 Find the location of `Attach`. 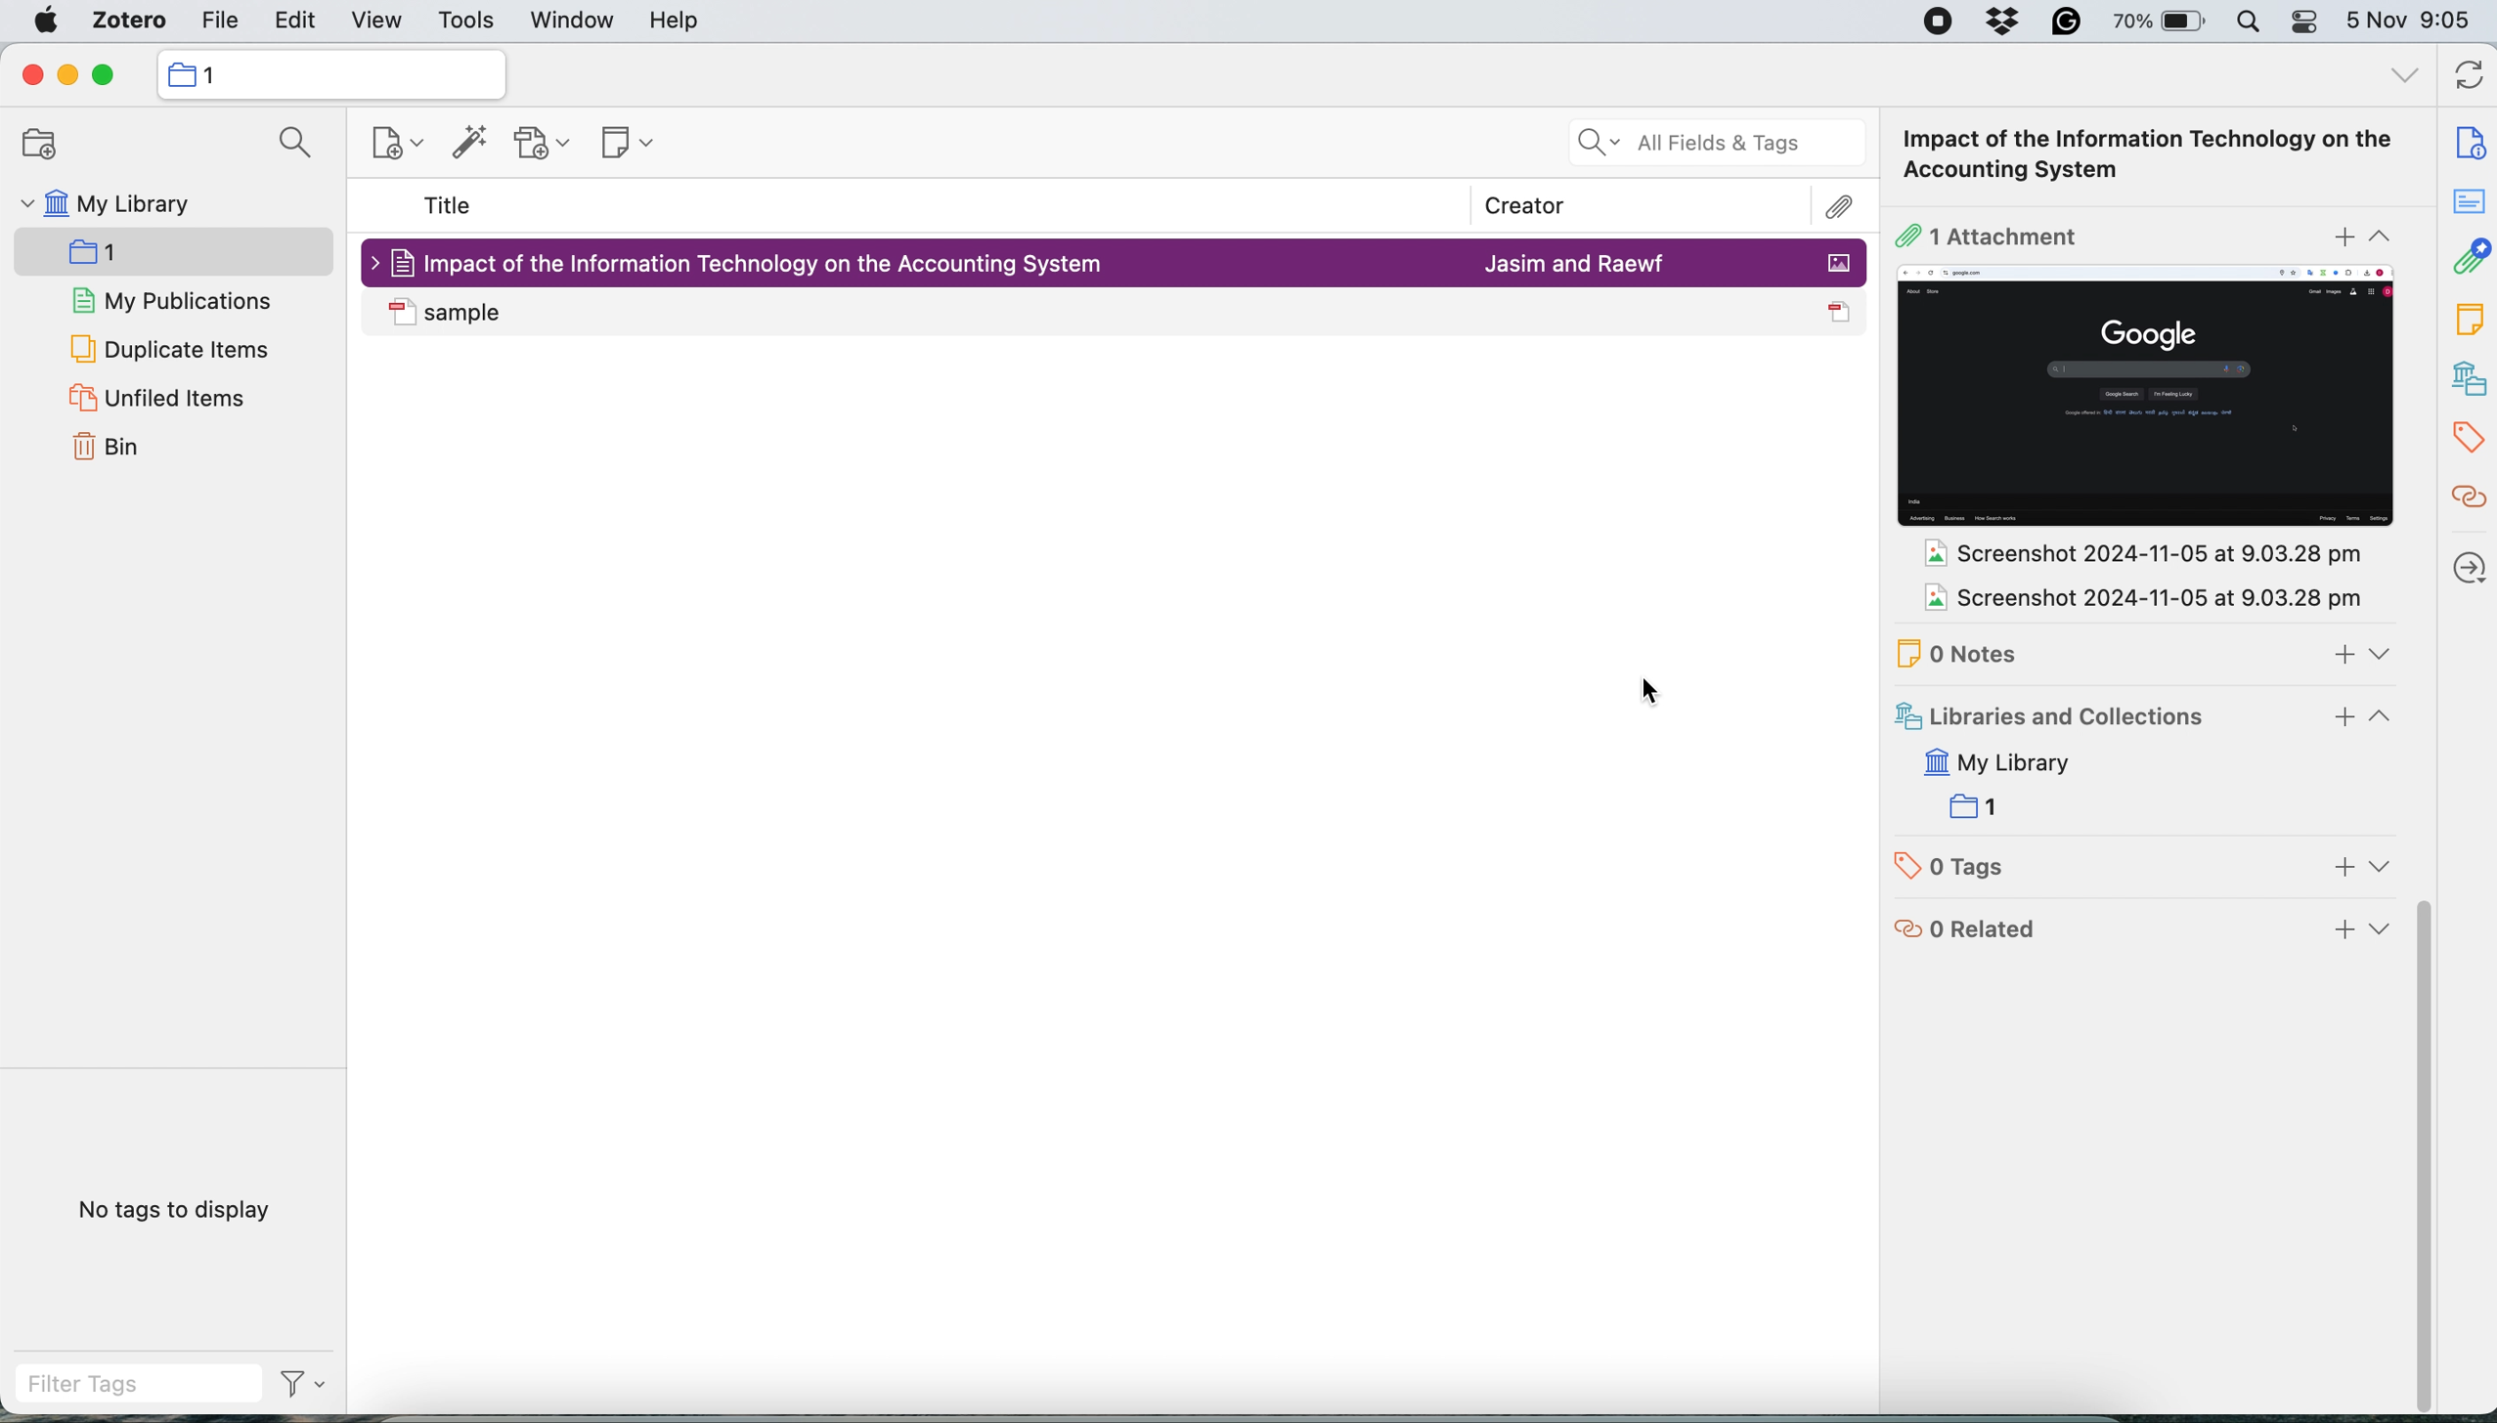

Attach is located at coordinates (1825, 201).